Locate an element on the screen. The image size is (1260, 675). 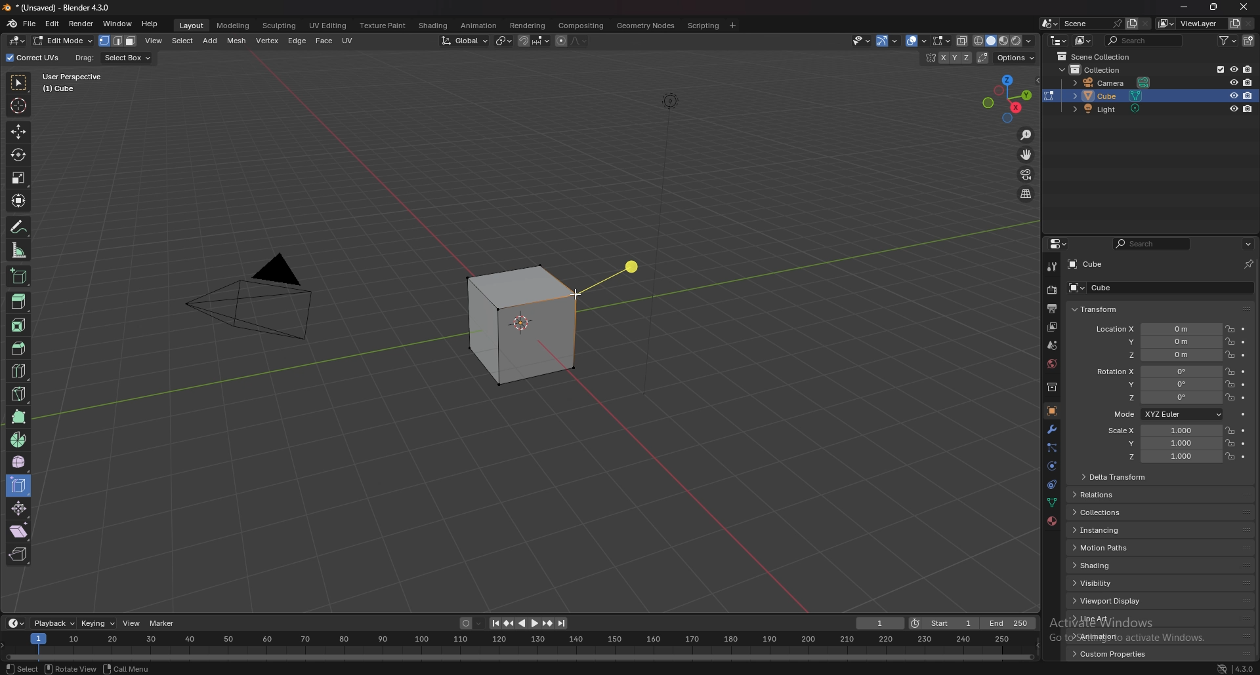
lock is located at coordinates (1230, 342).